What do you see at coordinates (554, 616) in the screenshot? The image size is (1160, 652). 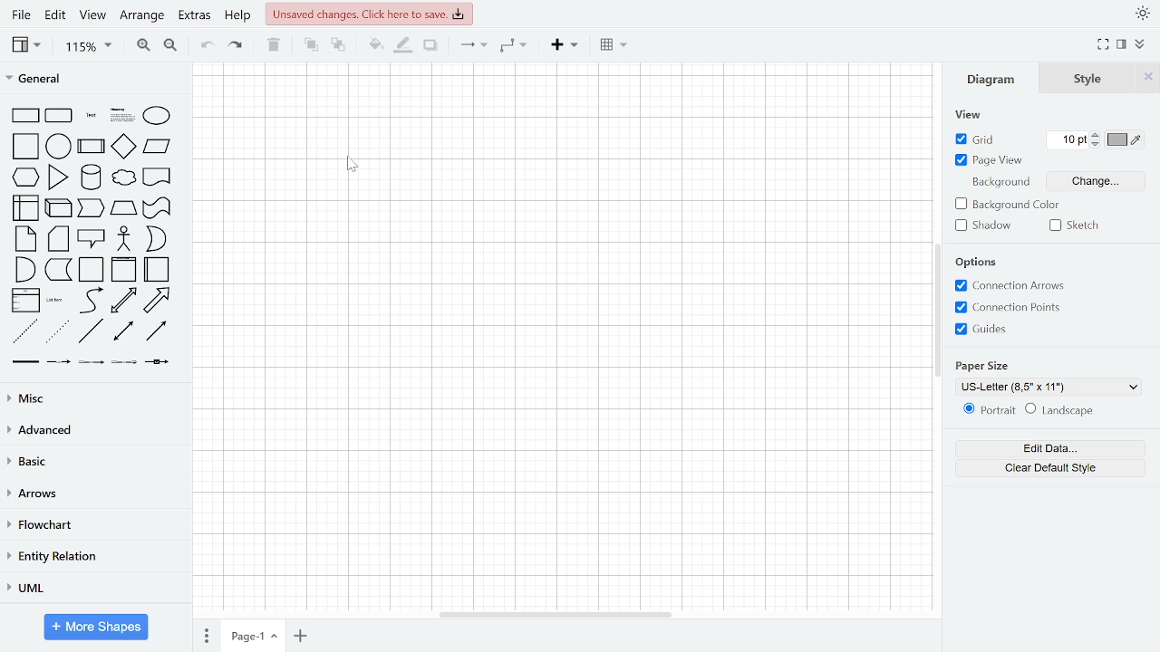 I see `horizontal scrollbar` at bounding box center [554, 616].